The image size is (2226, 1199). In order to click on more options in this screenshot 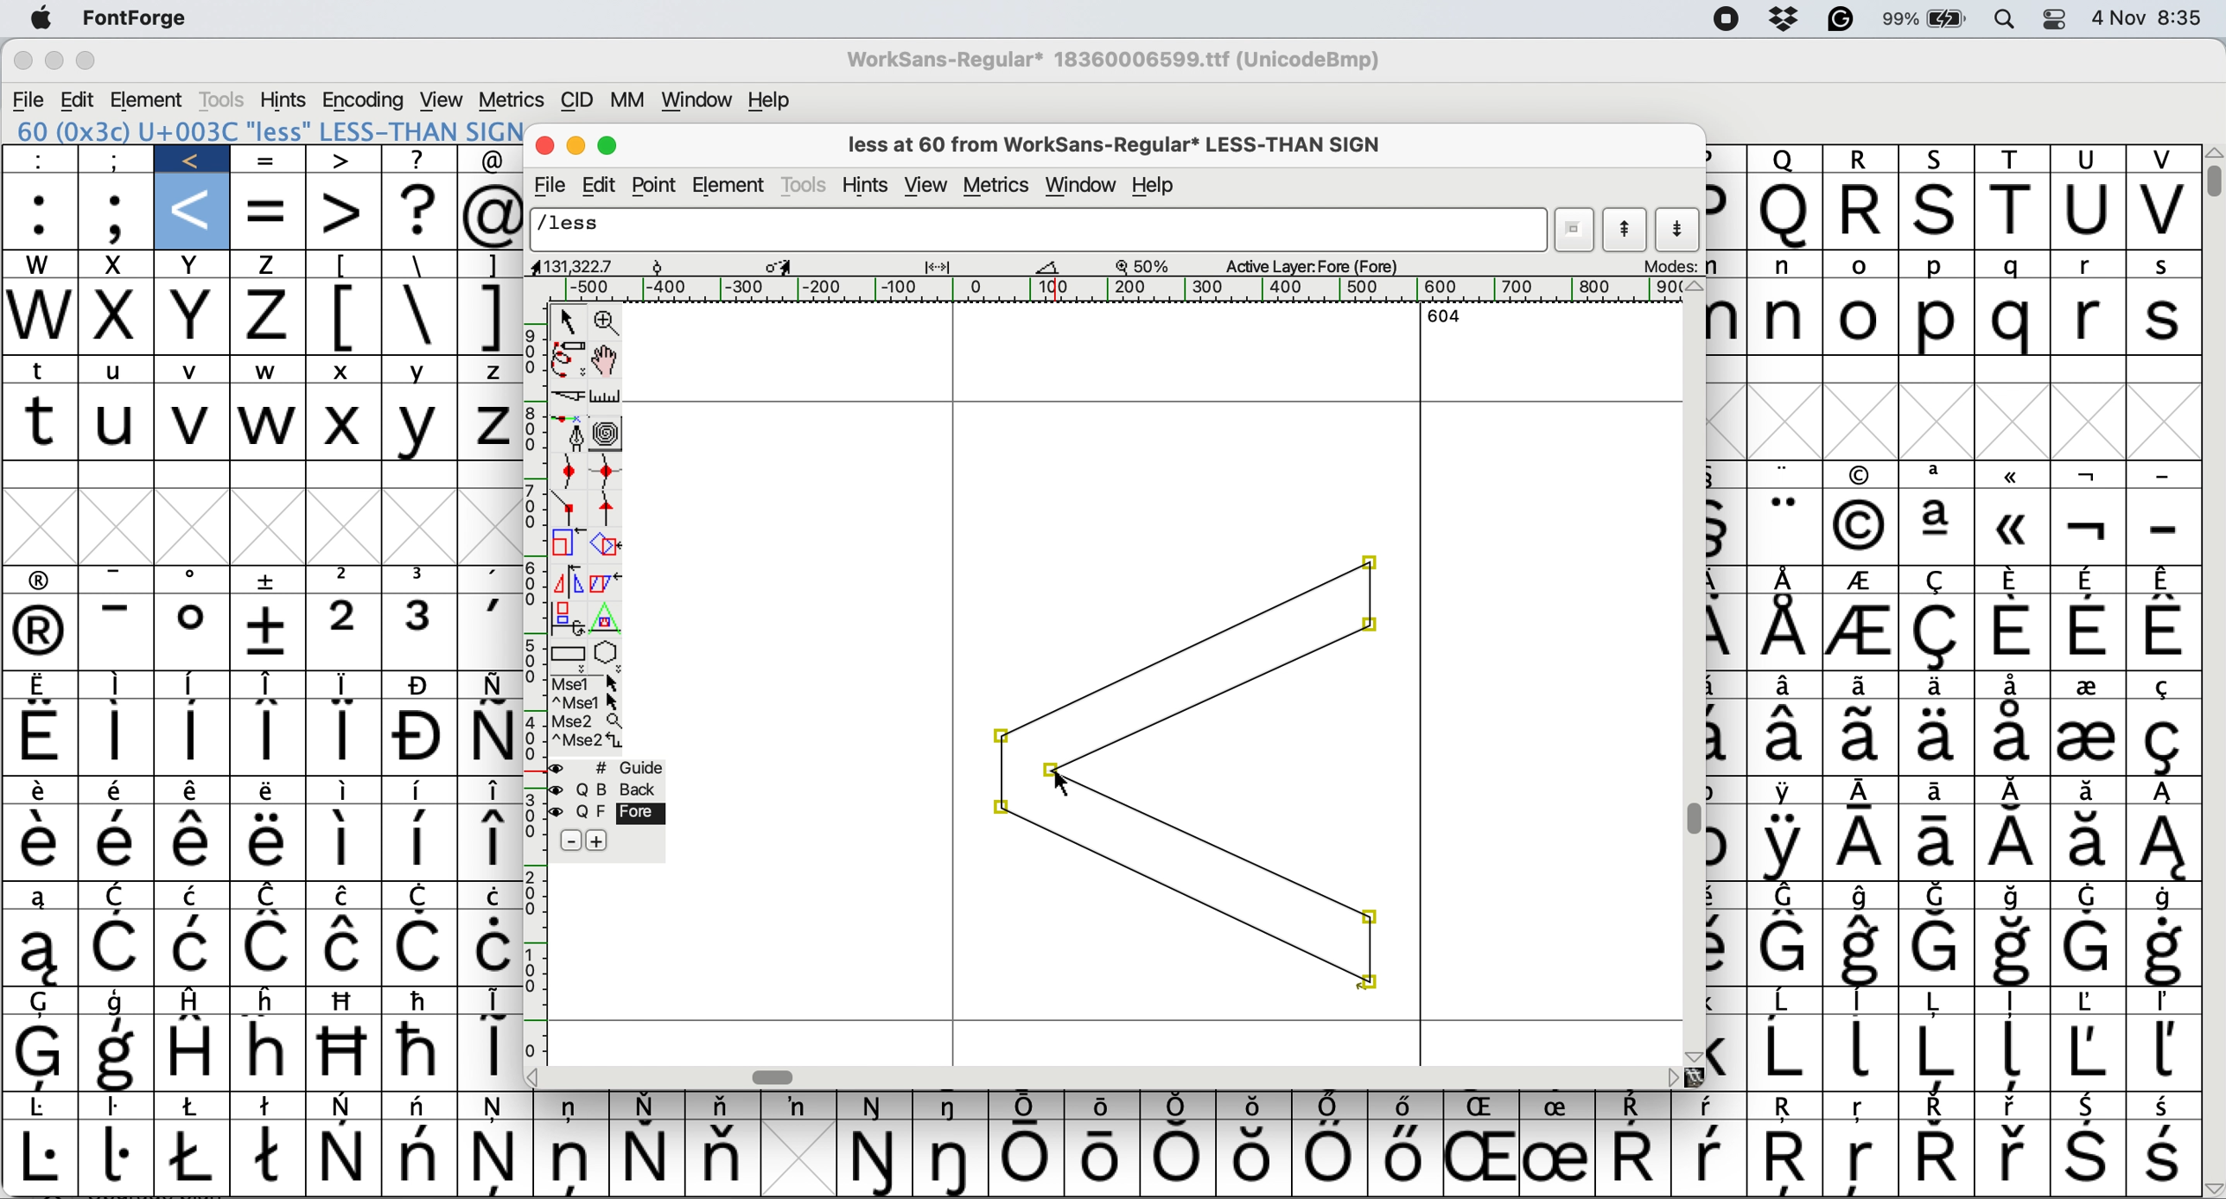, I will do `click(588, 715)`.